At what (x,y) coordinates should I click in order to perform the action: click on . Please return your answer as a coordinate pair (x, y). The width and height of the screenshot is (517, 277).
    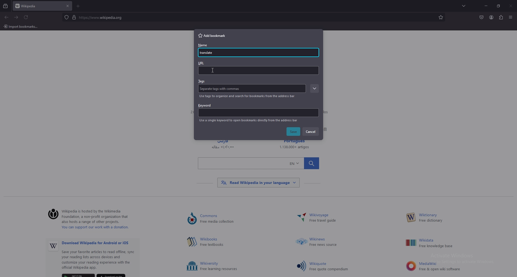
    Looking at the image, I should click on (258, 183).